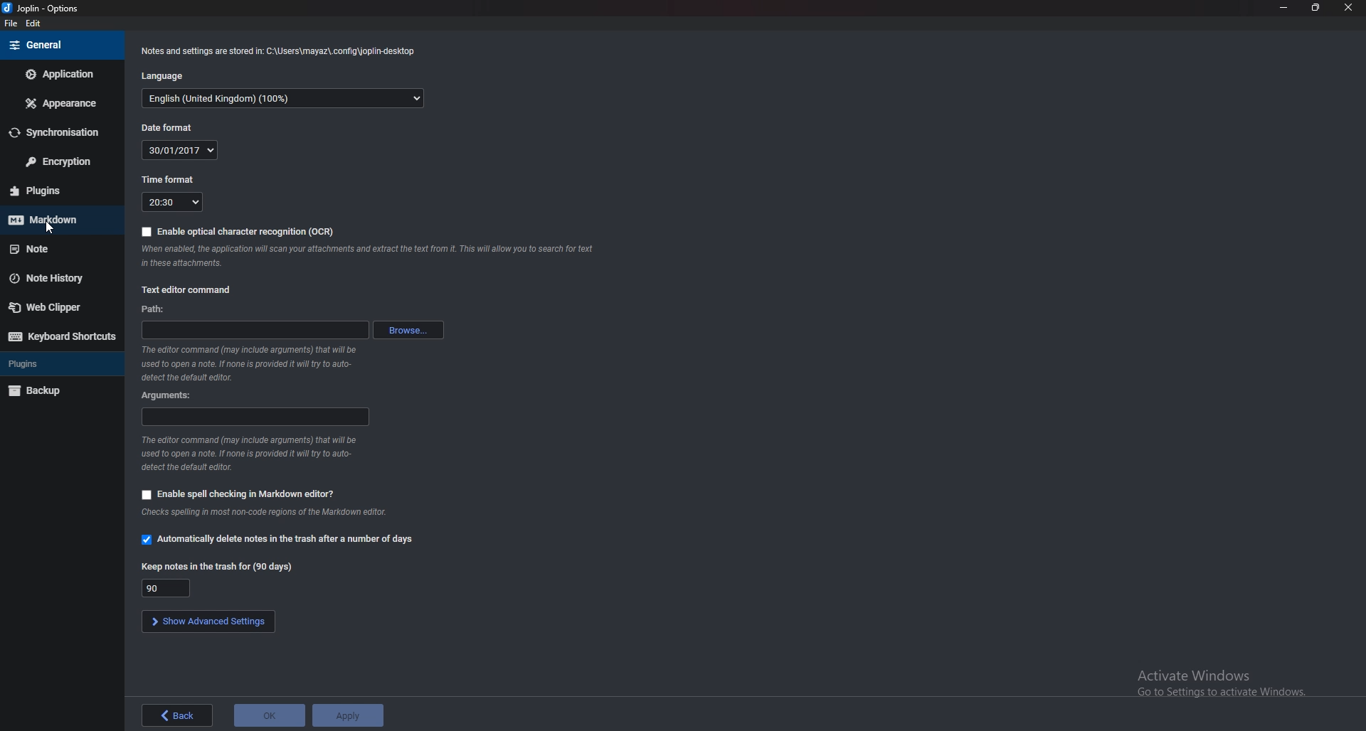 Image resolution: width=1366 pixels, height=731 pixels. Describe the element at coordinates (41, 8) in the screenshot. I see `options` at that location.